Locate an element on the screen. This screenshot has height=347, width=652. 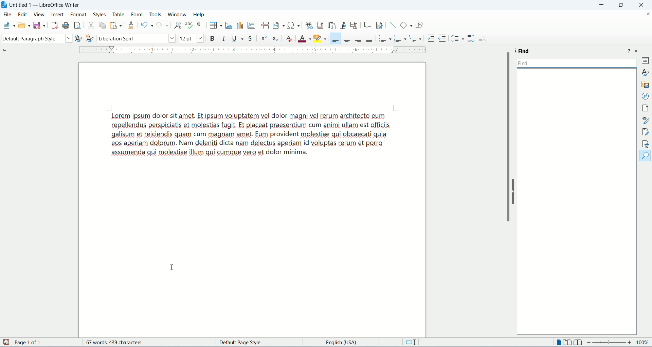
font size is located at coordinates (191, 38).